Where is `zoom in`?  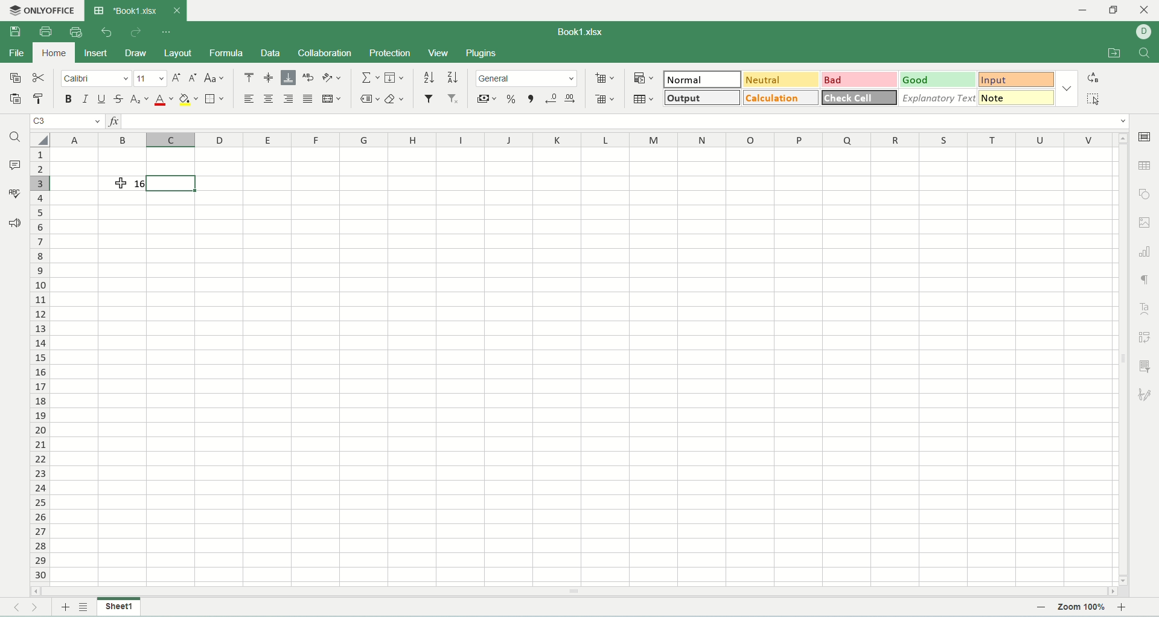 zoom in is located at coordinates (1123, 607).